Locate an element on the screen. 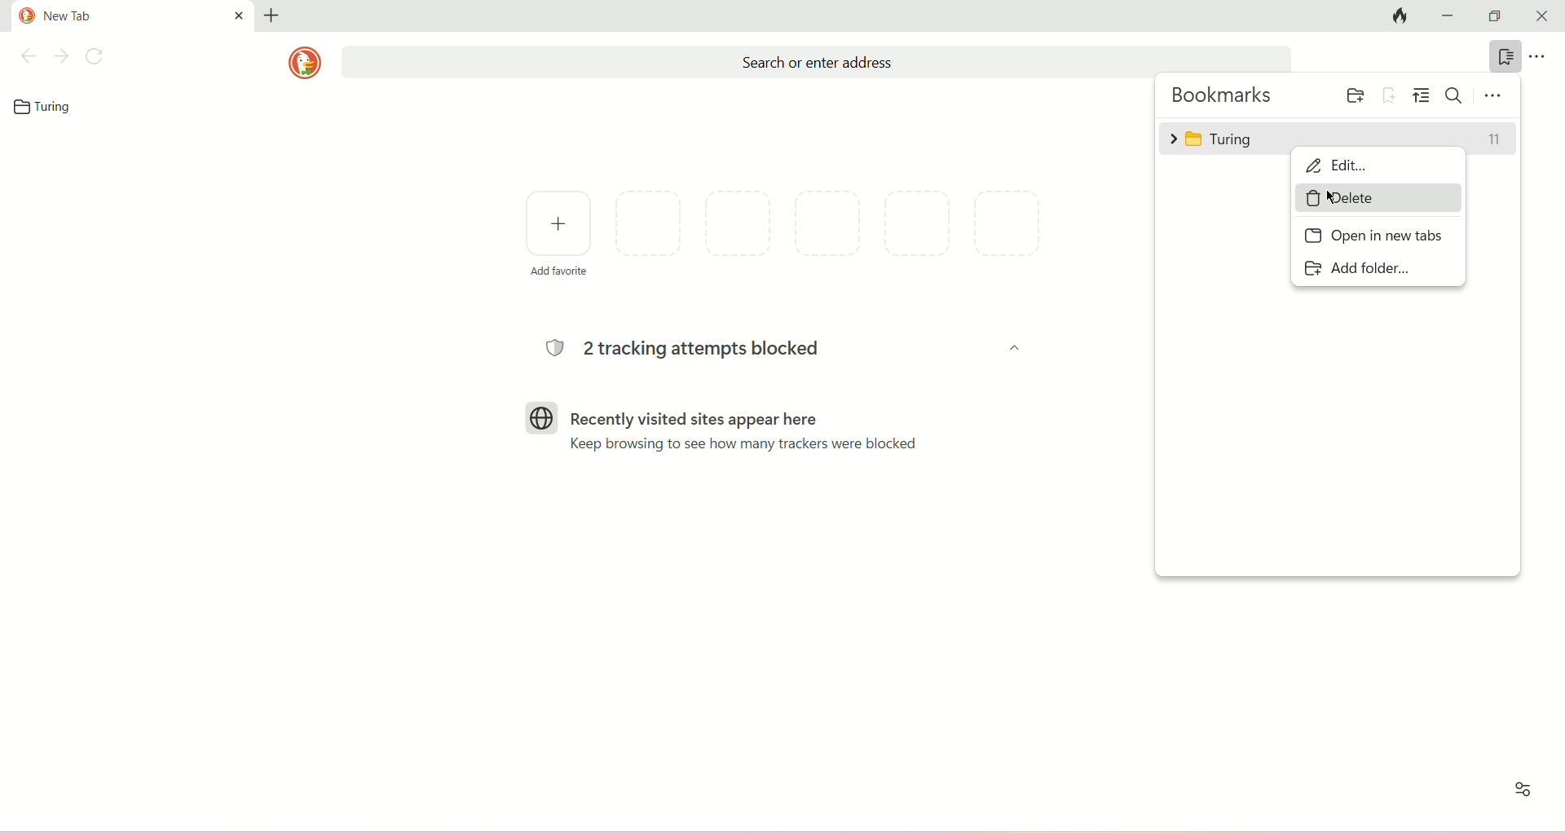 The height and width of the screenshot is (833, 1565). bookmarks is located at coordinates (1224, 96).